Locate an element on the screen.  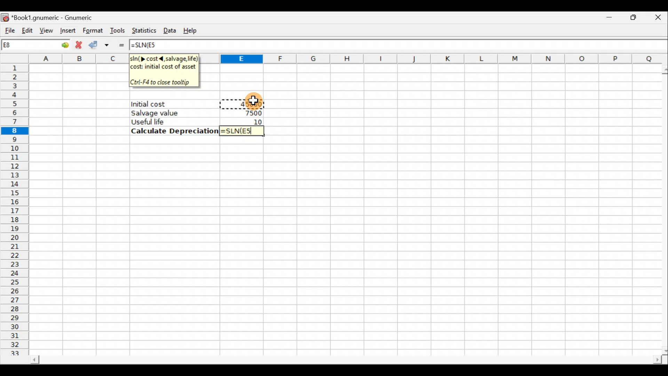
Formula bar is located at coordinates (421, 46).